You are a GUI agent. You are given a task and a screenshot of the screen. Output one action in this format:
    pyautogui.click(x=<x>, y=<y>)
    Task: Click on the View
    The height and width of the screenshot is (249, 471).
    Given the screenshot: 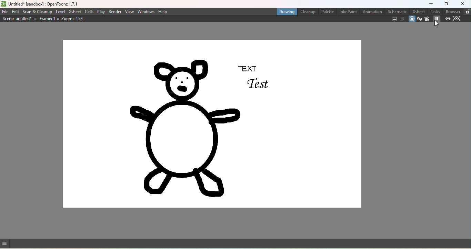 What is the action you would take?
    pyautogui.click(x=130, y=11)
    